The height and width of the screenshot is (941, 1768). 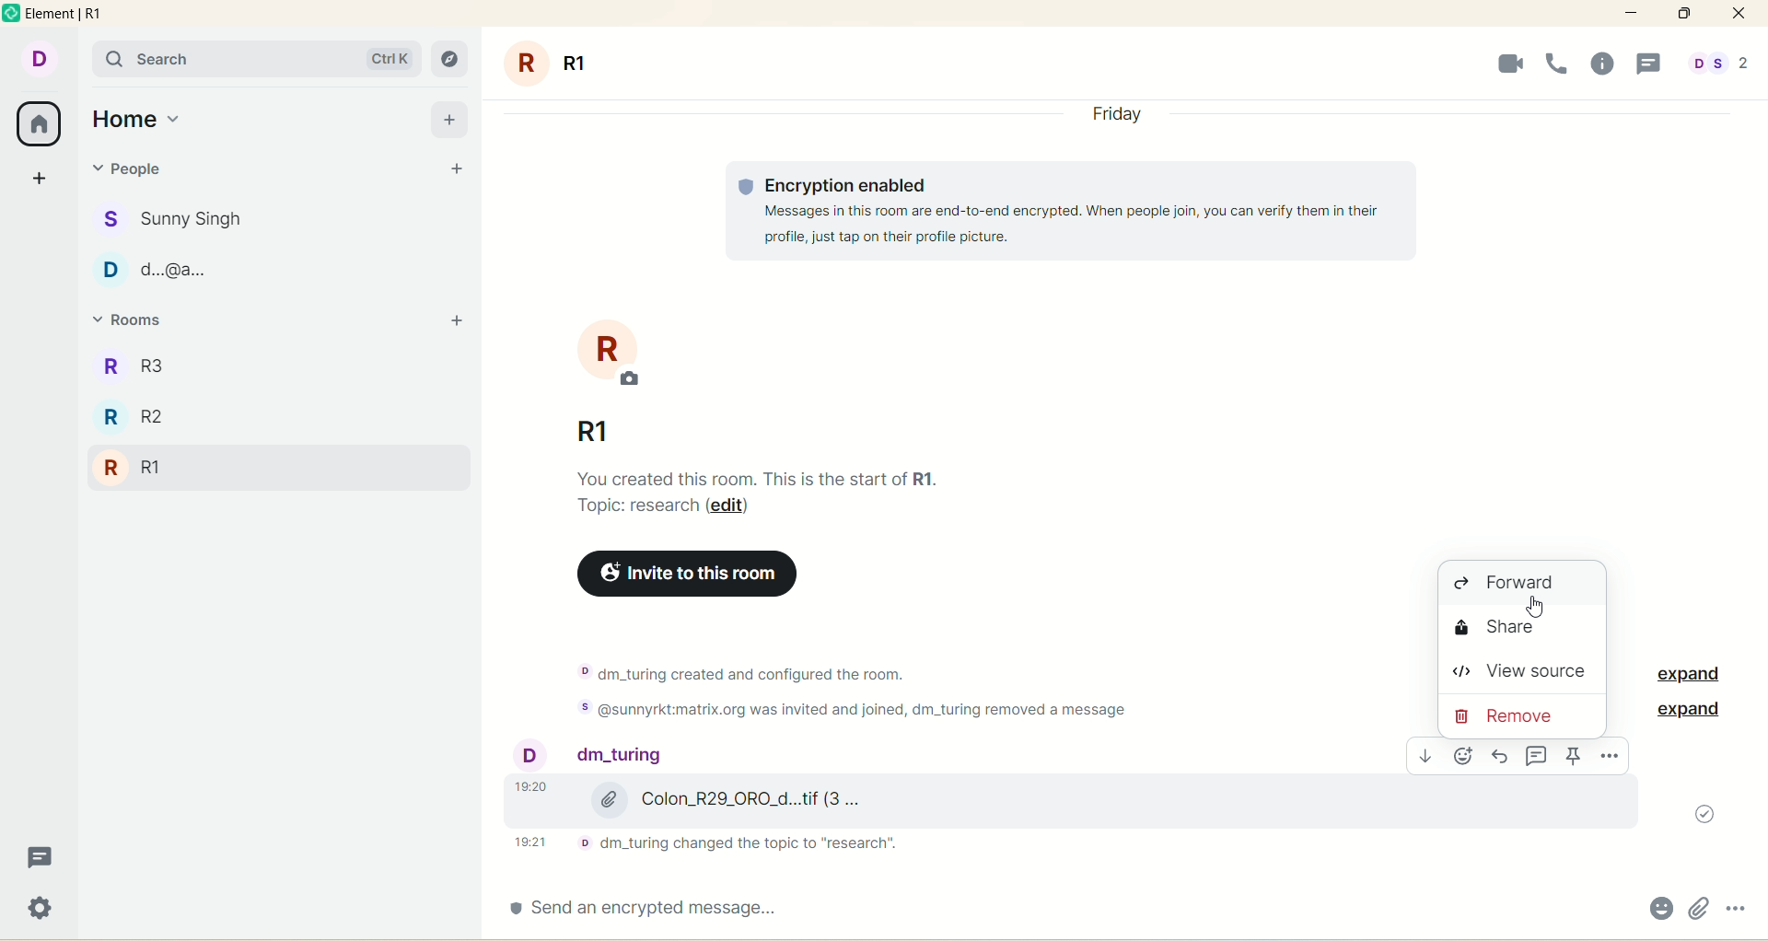 I want to click on logo, so click(x=13, y=17).